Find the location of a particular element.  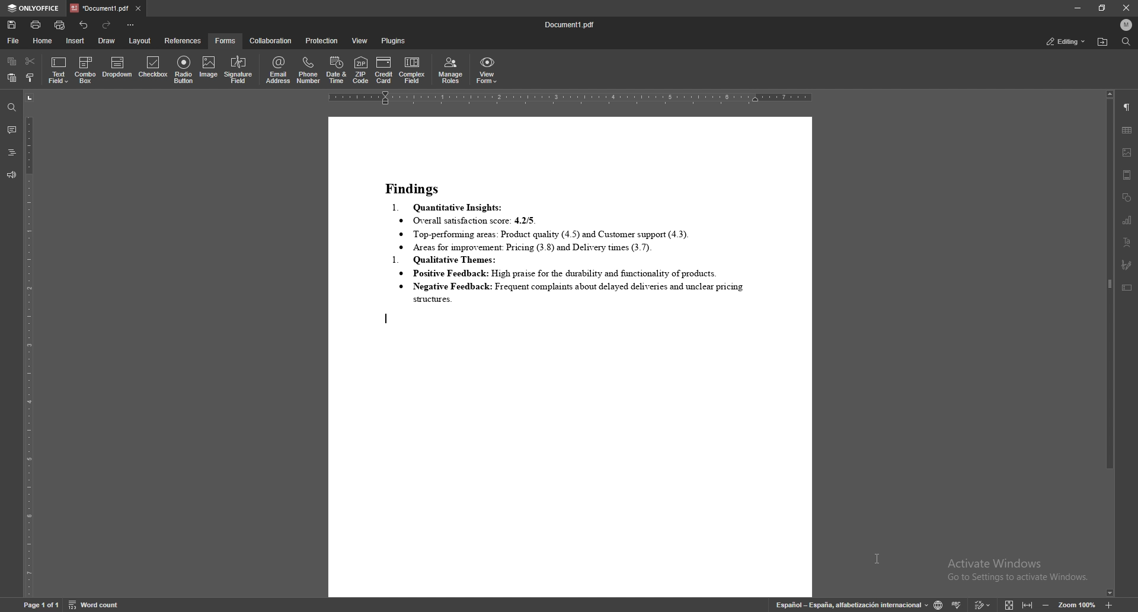

copy style is located at coordinates (30, 78).